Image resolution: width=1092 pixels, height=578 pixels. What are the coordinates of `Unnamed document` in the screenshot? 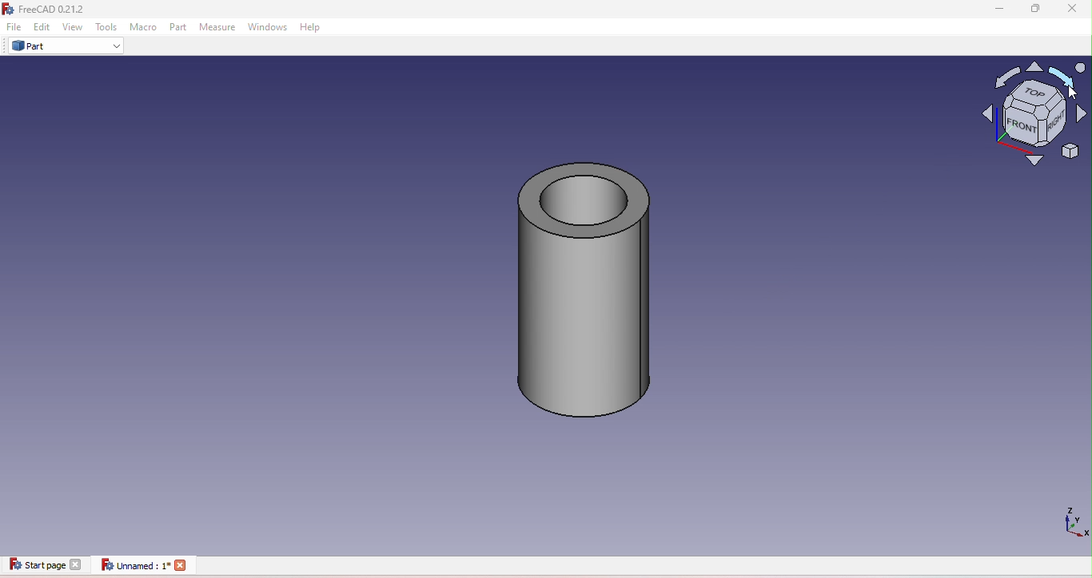 It's located at (142, 566).